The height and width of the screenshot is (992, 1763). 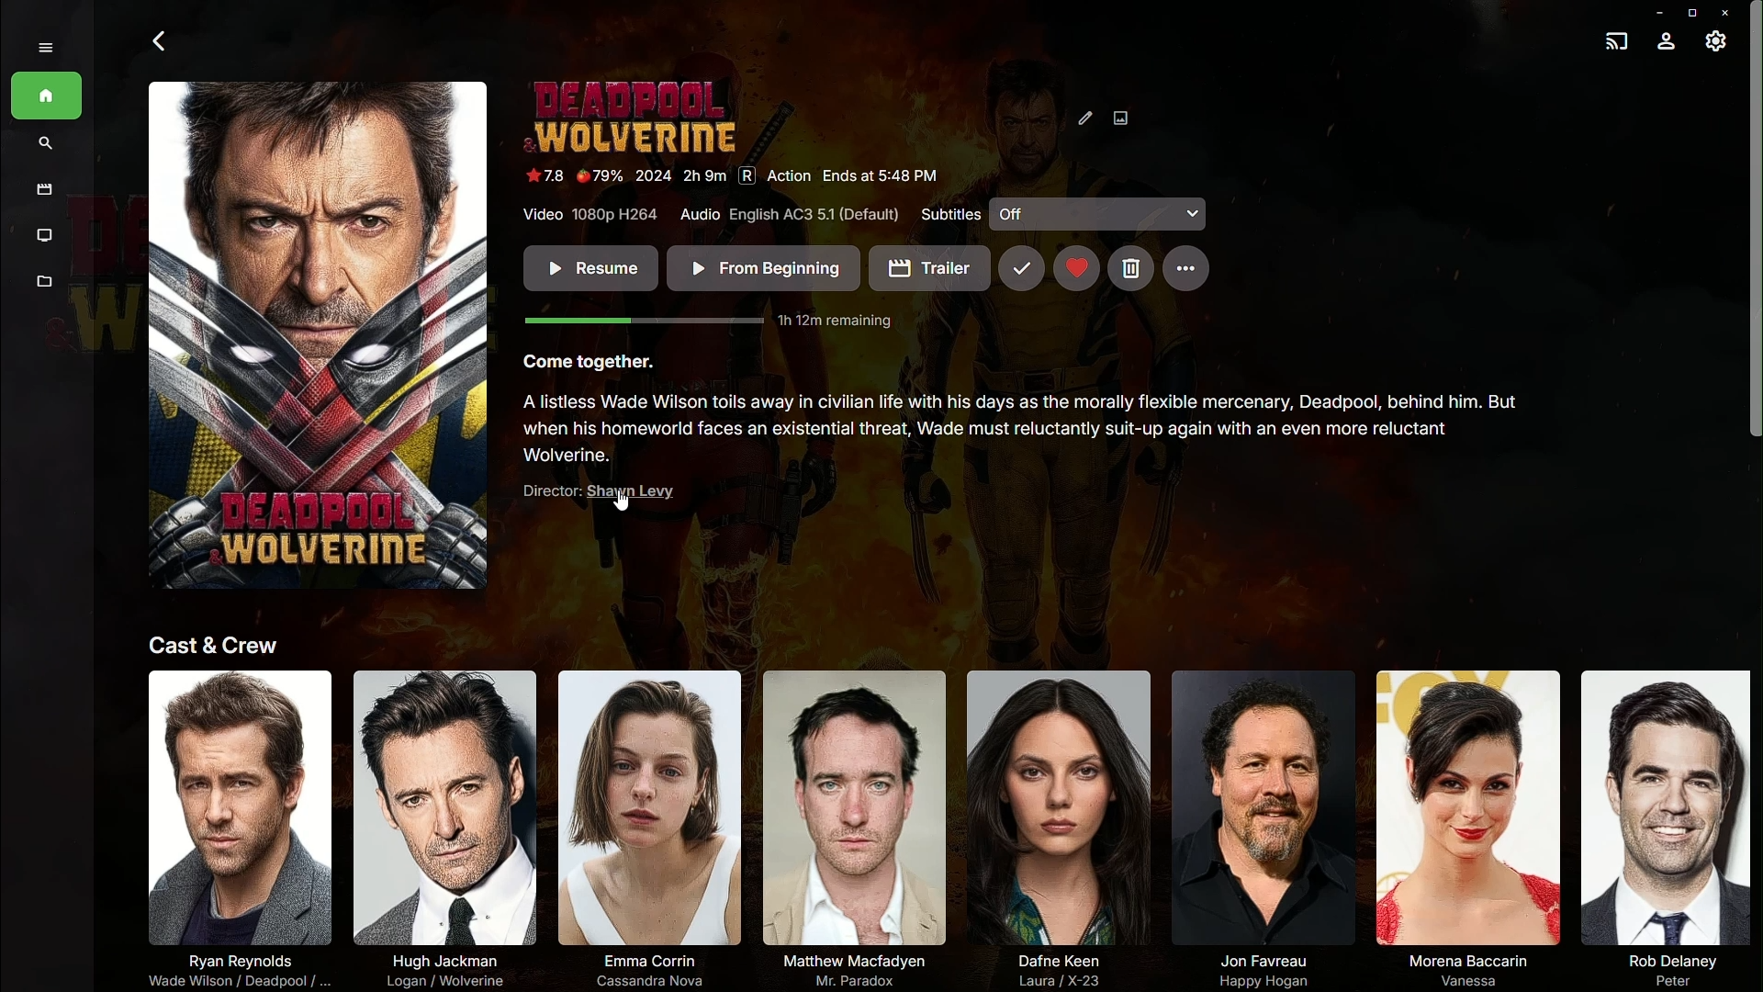 What do you see at coordinates (44, 49) in the screenshot?
I see `SHow menu` at bounding box center [44, 49].